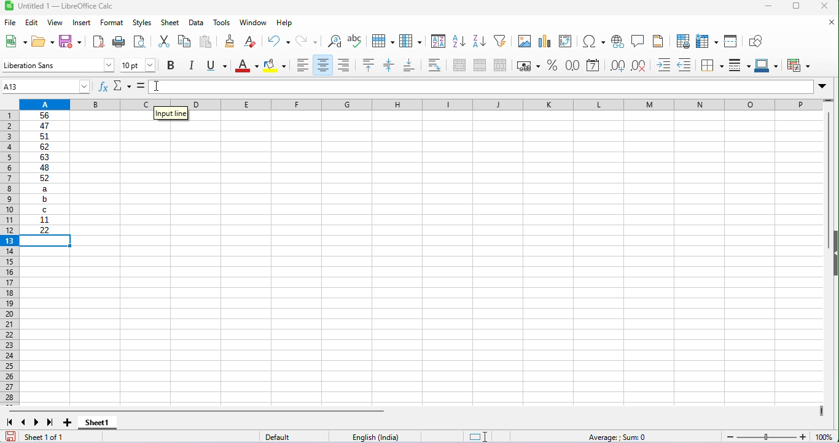 The image size is (839, 443). Describe the element at coordinates (478, 40) in the screenshot. I see `sort descending` at that location.